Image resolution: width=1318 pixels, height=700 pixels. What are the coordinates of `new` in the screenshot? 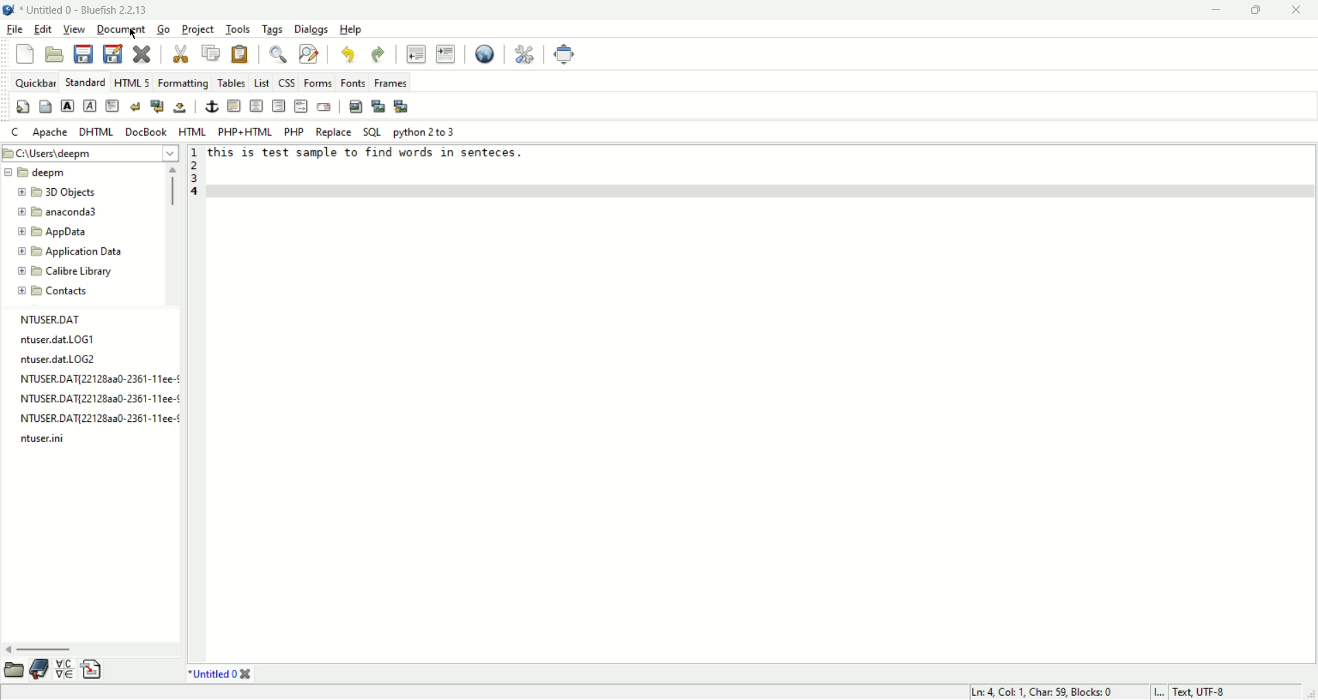 It's located at (24, 55).